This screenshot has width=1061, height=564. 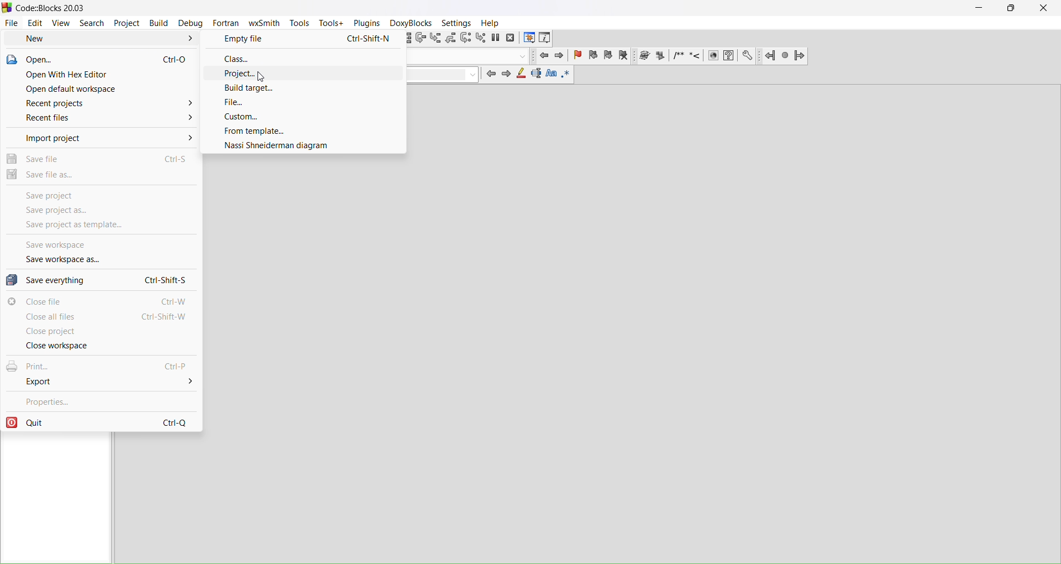 What do you see at coordinates (467, 39) in the screenshot?
I see `next instruction` at bounding box center [467, 39].